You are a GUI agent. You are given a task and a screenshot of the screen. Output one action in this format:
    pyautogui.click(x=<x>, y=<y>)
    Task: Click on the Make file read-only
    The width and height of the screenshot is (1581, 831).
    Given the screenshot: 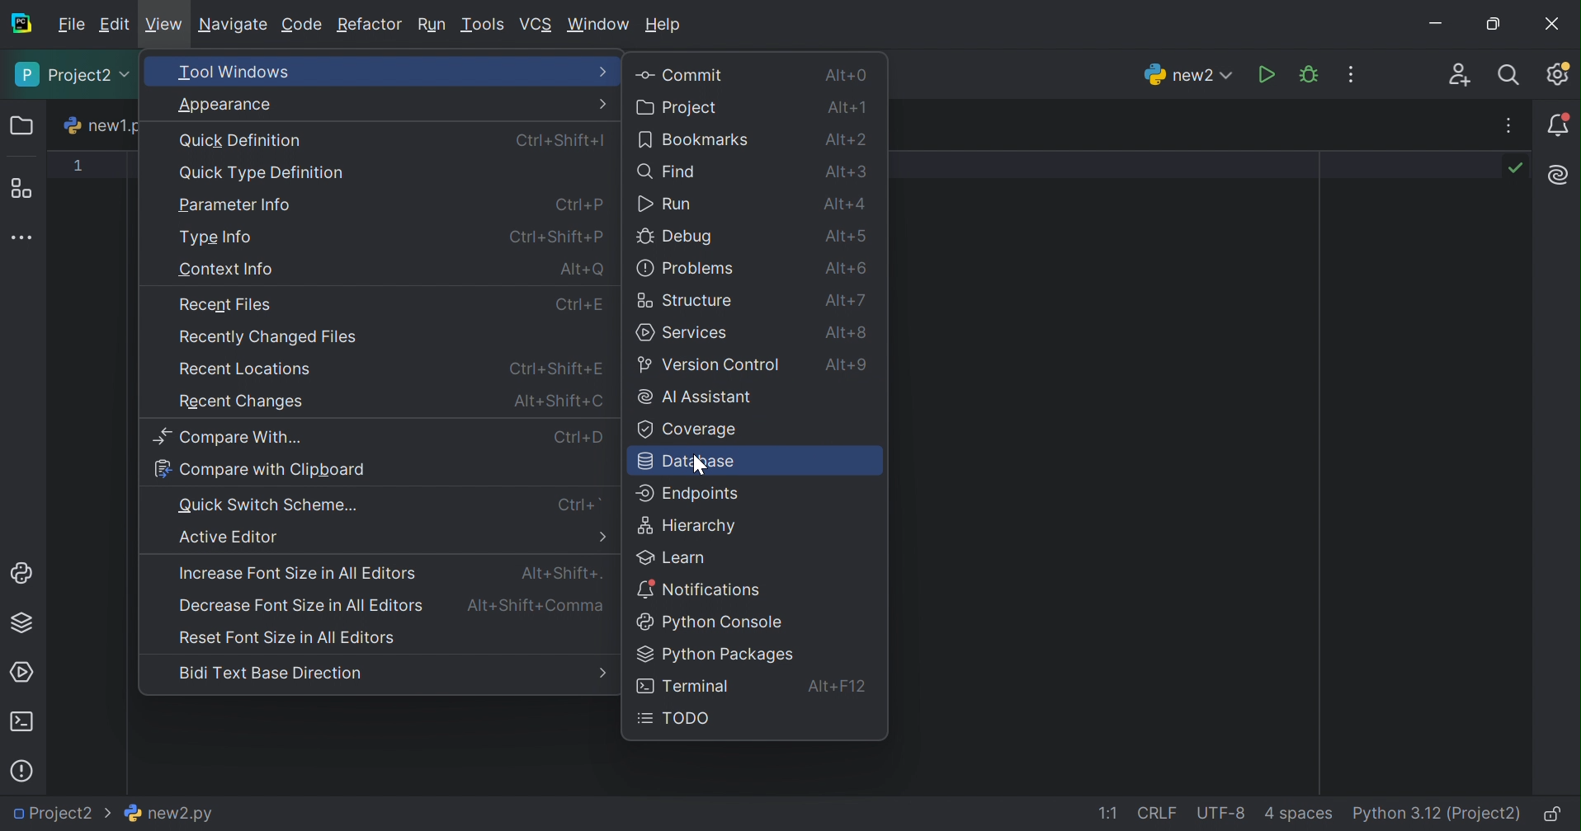 What is the action you would take?
    pyautogui.click(x=1551, y=814)
    